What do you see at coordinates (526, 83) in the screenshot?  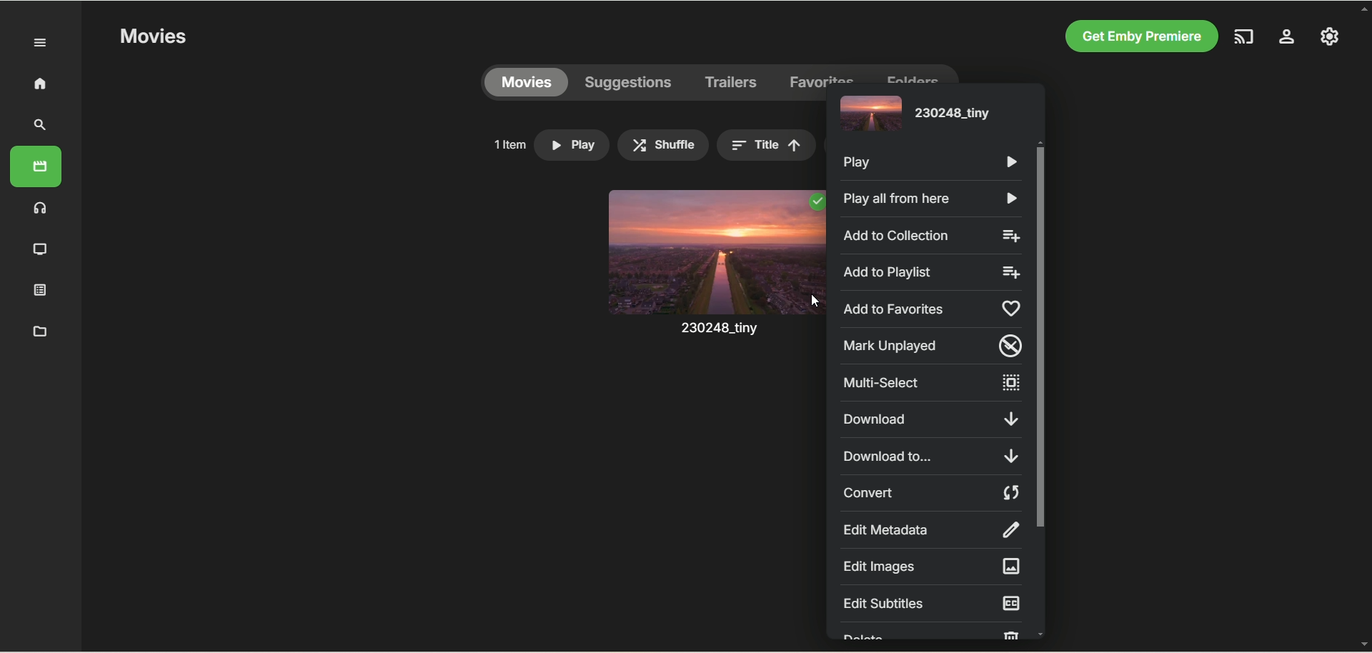 I see `movies` at bounding box center [526, 83].